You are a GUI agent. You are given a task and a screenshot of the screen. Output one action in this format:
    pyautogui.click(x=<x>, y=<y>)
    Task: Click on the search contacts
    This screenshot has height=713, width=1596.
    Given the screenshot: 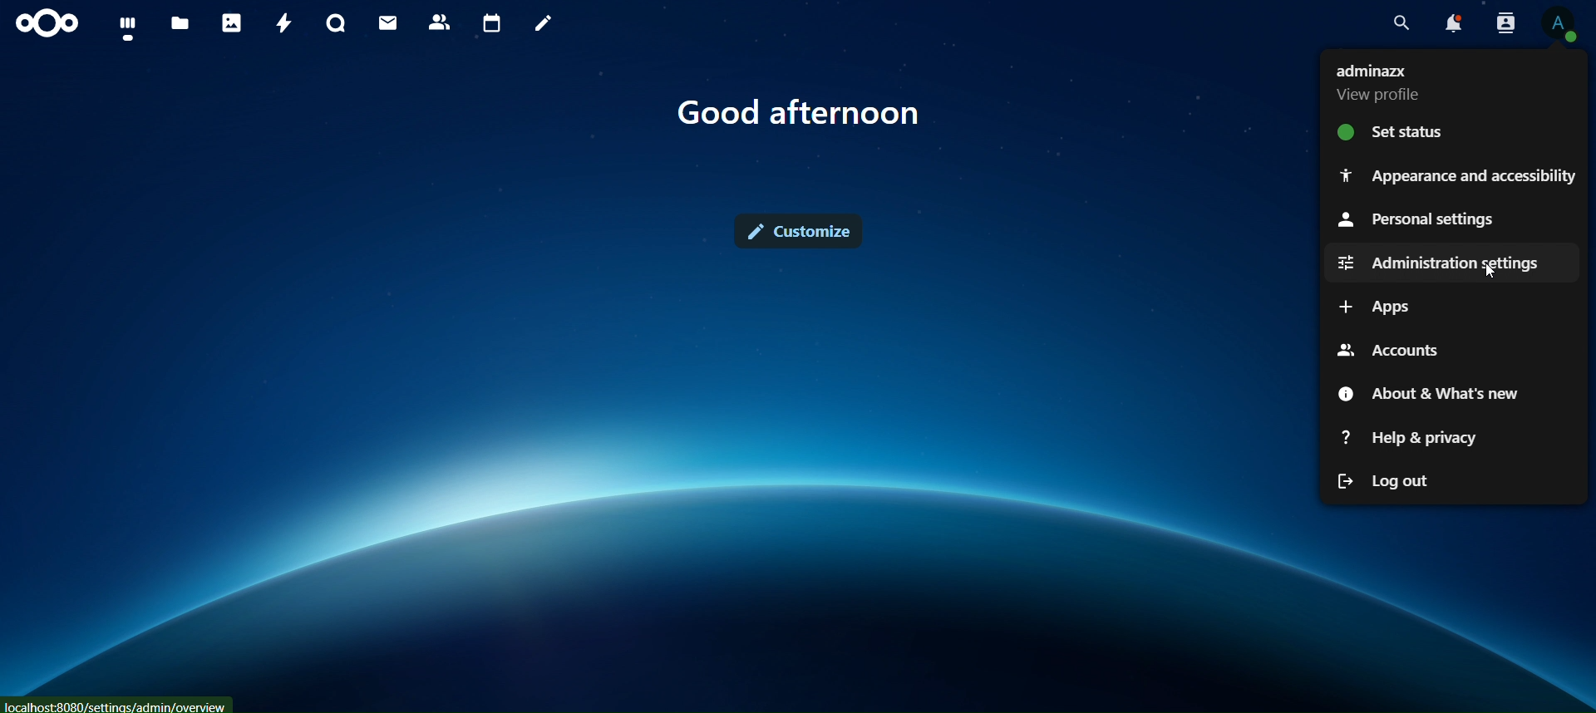 What is the action you would take?
    pyautogui.click(x=1505, y=23)
    